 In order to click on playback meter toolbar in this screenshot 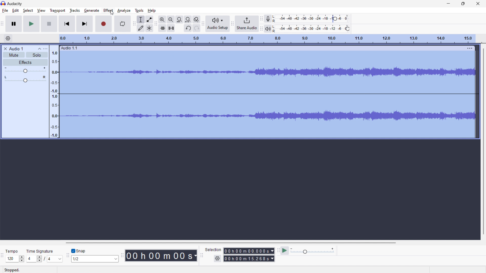, I will do `click(261, 29)`.